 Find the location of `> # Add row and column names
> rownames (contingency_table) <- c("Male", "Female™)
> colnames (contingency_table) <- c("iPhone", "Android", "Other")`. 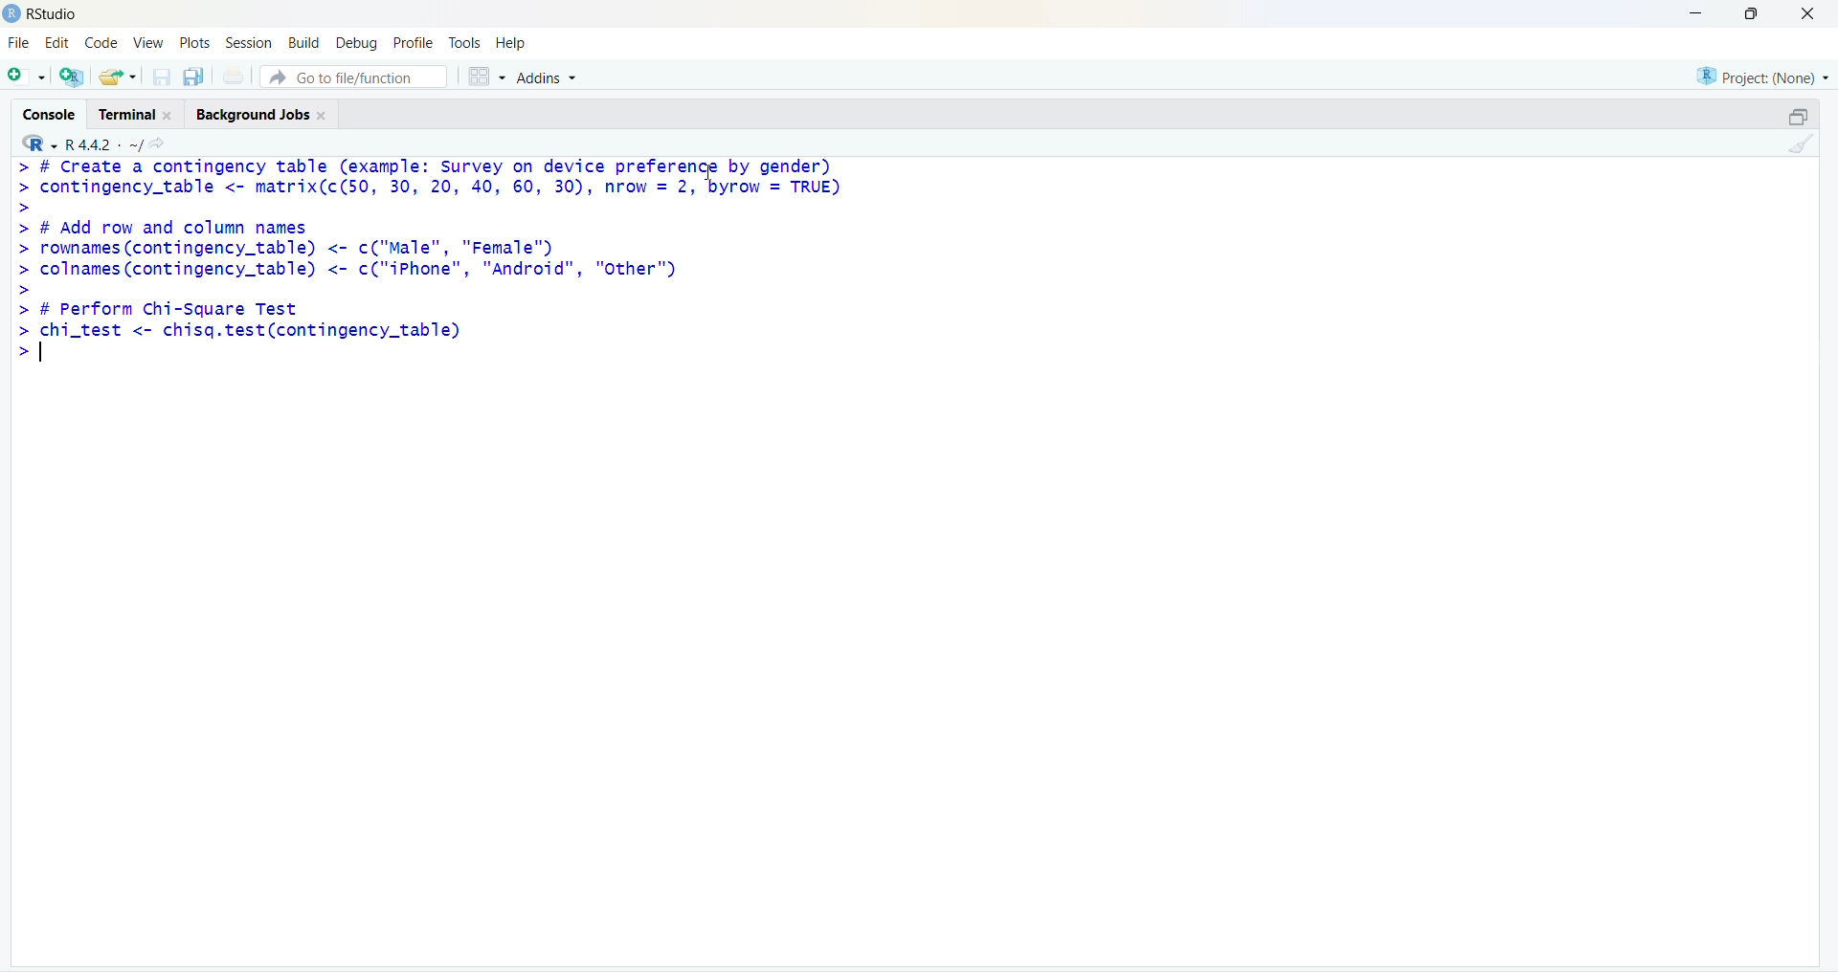

> # Add row and column names
> rownames (contingency_table) <- c("Male", "Female™)
> colnames (contingency_table) <- c("iPhone", "Android", "Other") is located at coordinates (347, 250).